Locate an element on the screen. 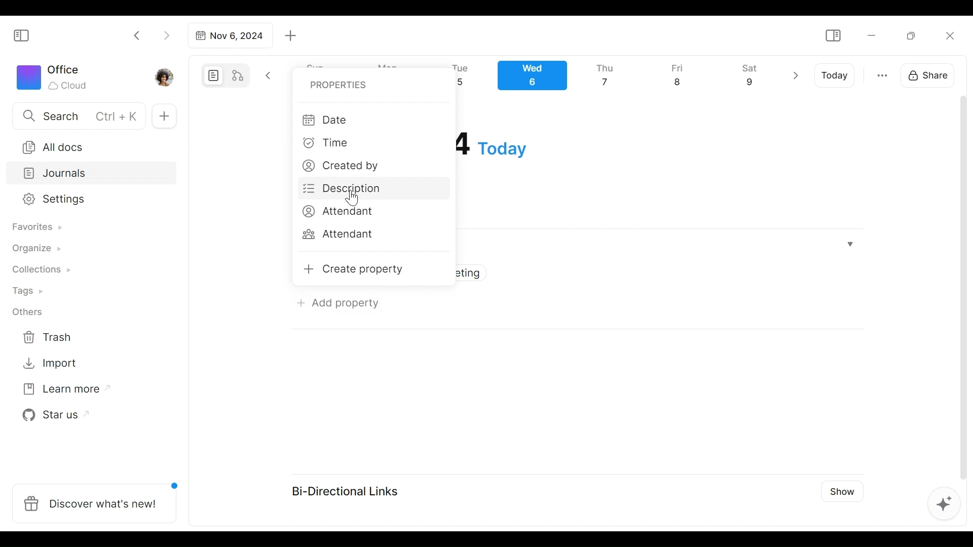  Add new tab is located at coordinates (291, 36).